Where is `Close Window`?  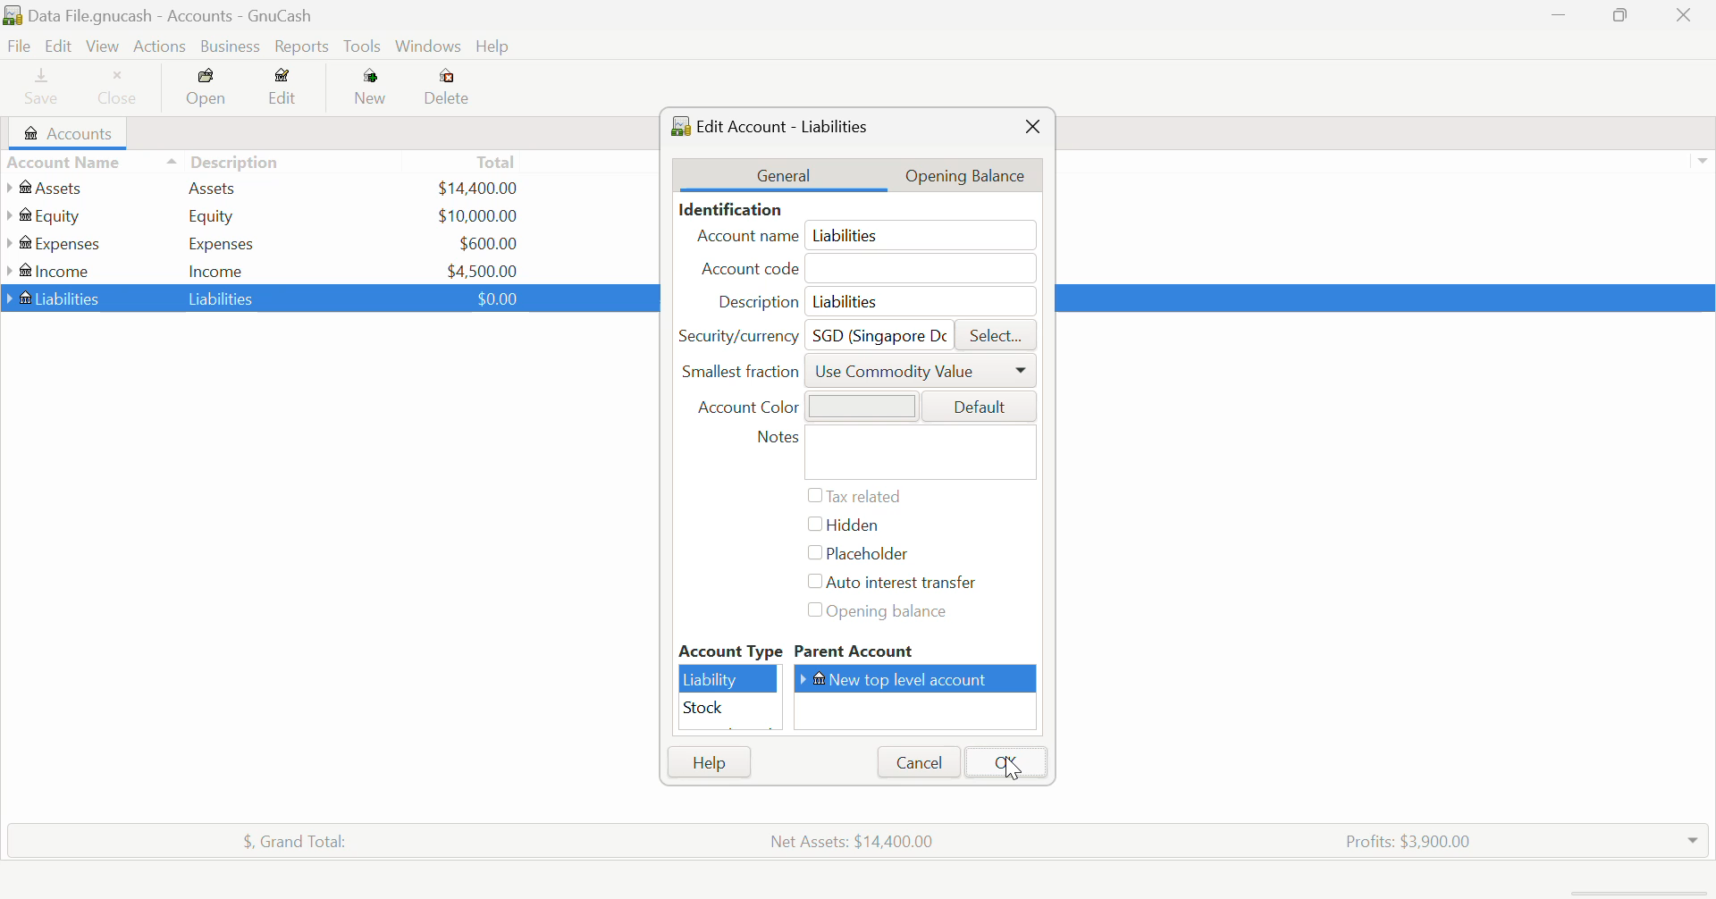
Close Window is located at coordinates (1689, 15).